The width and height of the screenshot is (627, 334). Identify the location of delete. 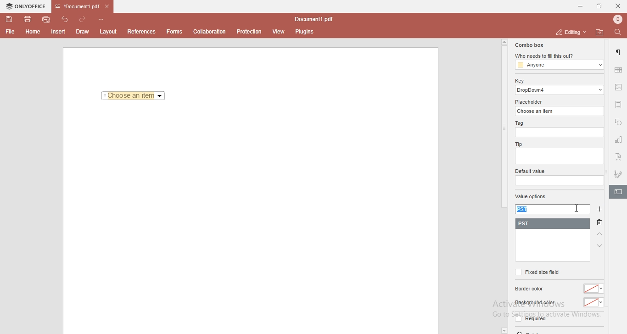
(601, 224).